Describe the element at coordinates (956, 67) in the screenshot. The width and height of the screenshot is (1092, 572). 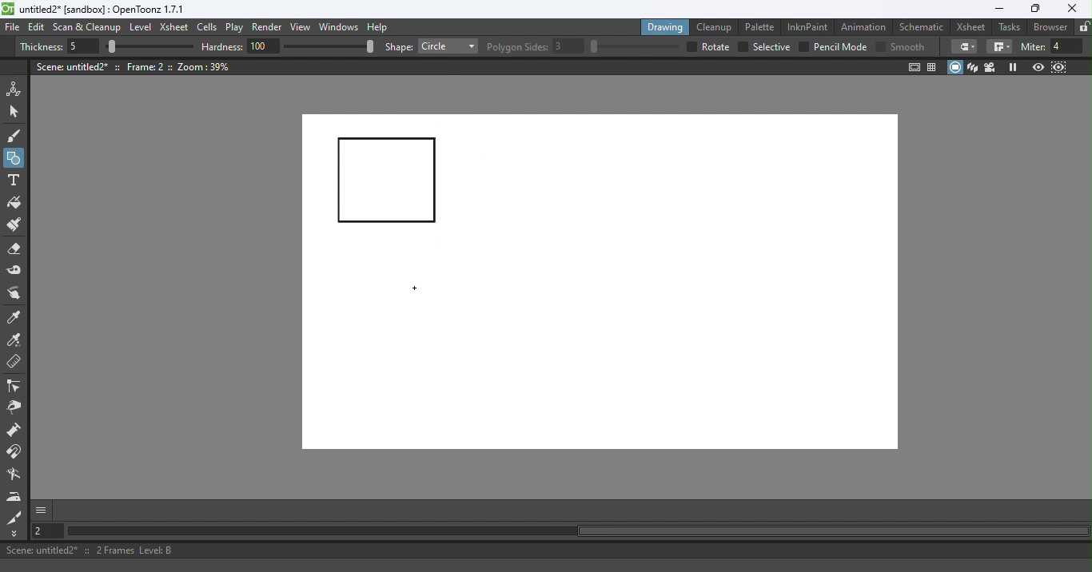
I see `Camera stand view` at that location.